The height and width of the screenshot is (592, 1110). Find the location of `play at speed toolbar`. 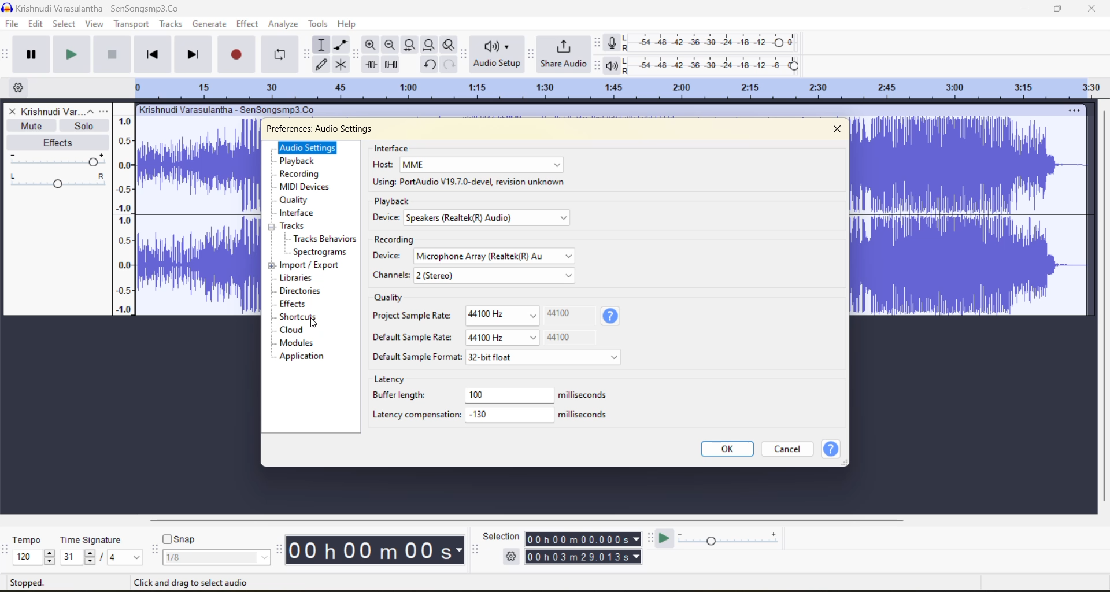

play at speed toolbar is located at coordinates (652, 538).